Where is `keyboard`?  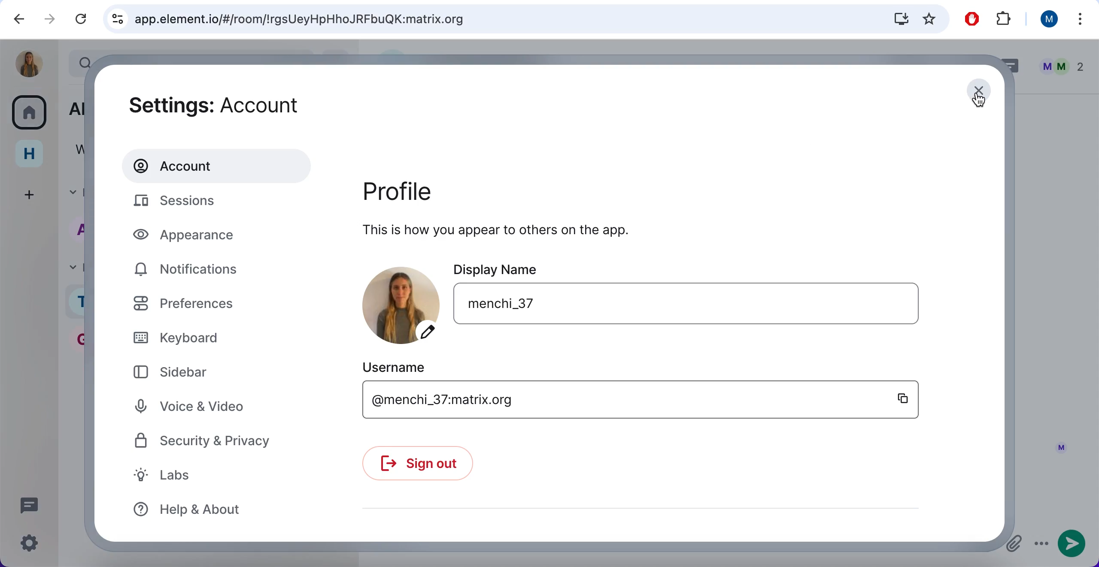 keyboard is located at coordinates (191, 337).